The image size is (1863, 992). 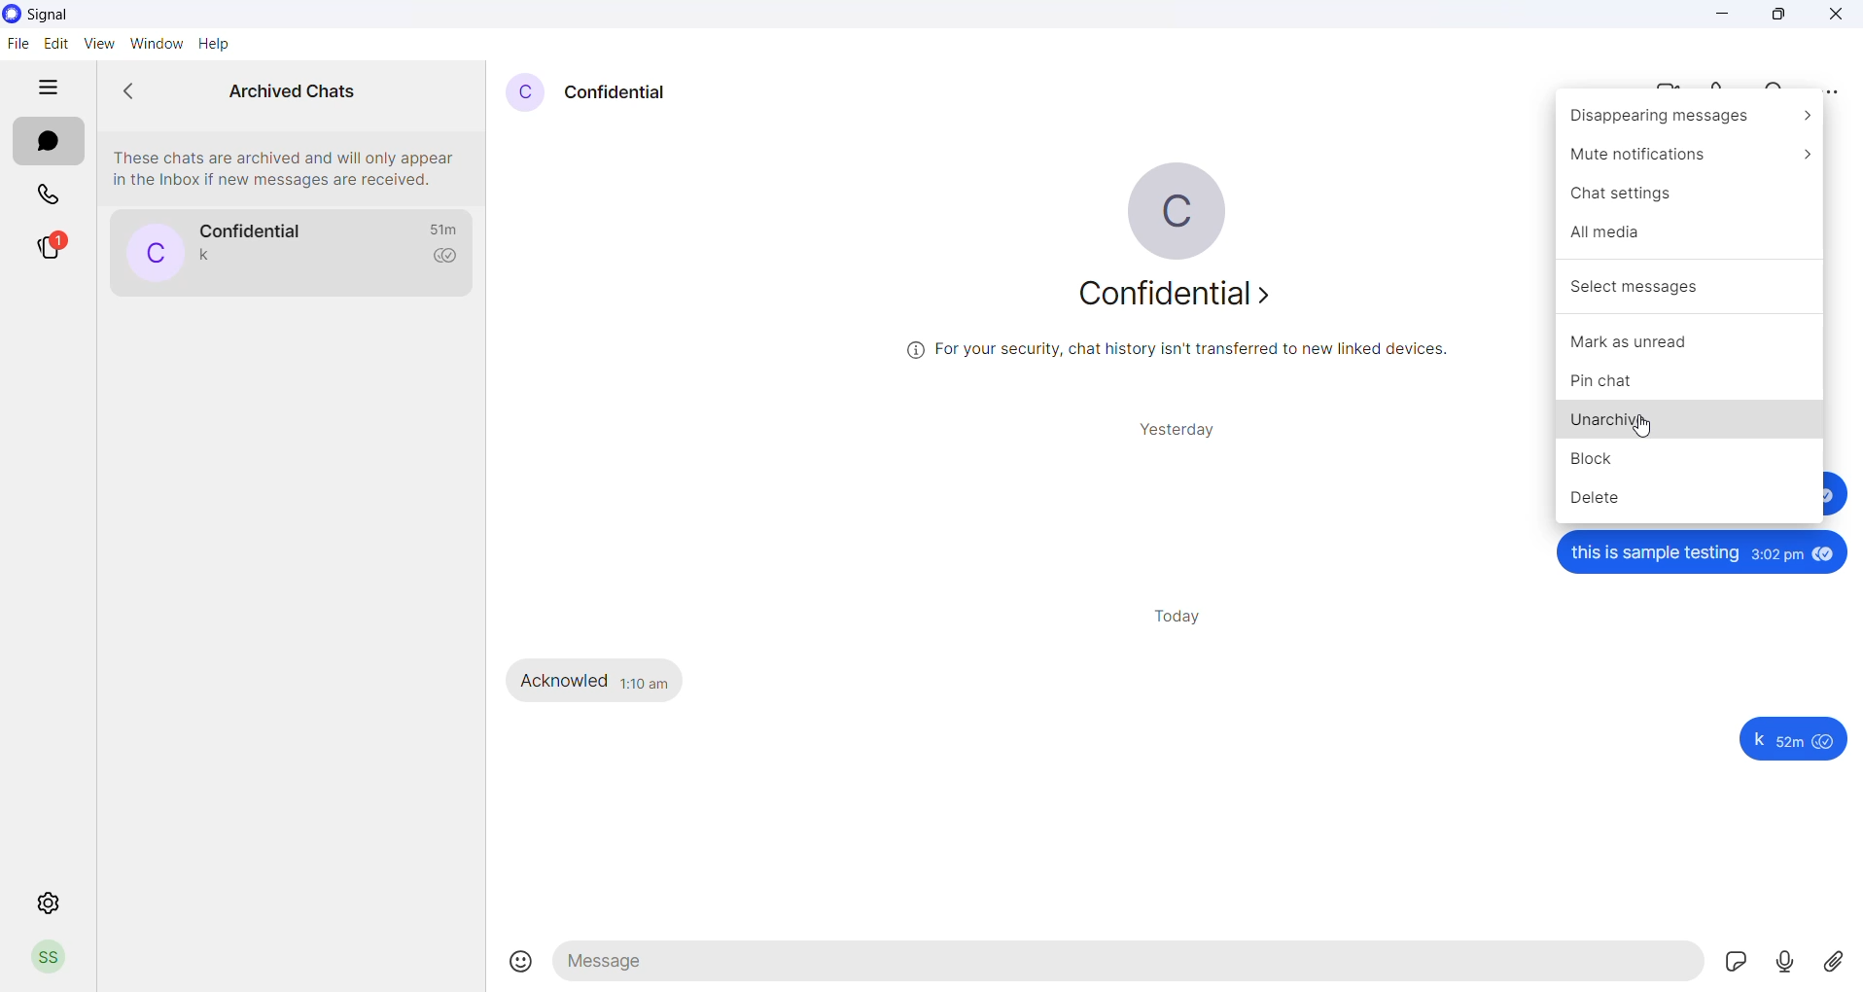 I want to click on go back, so click(x=137, y=91).